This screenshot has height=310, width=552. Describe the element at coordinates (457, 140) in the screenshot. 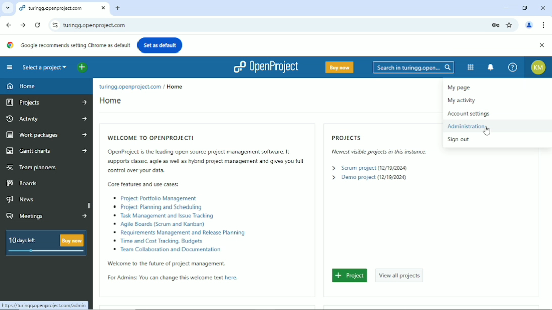

I see `Sign out` at that location.